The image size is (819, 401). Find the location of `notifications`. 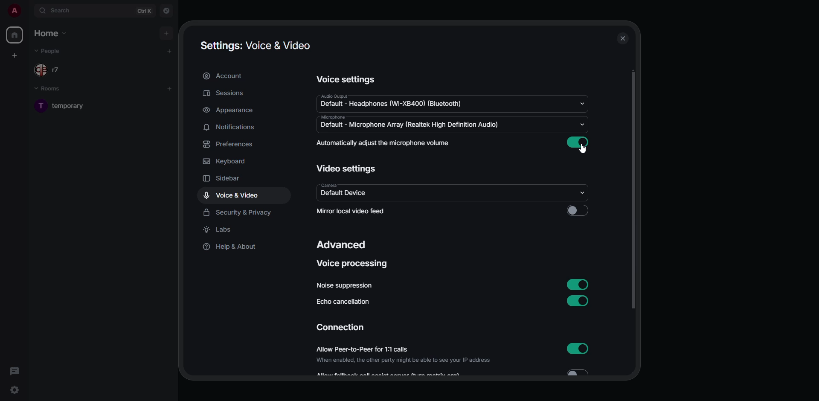

notifications is located at coordinates (234, 128).